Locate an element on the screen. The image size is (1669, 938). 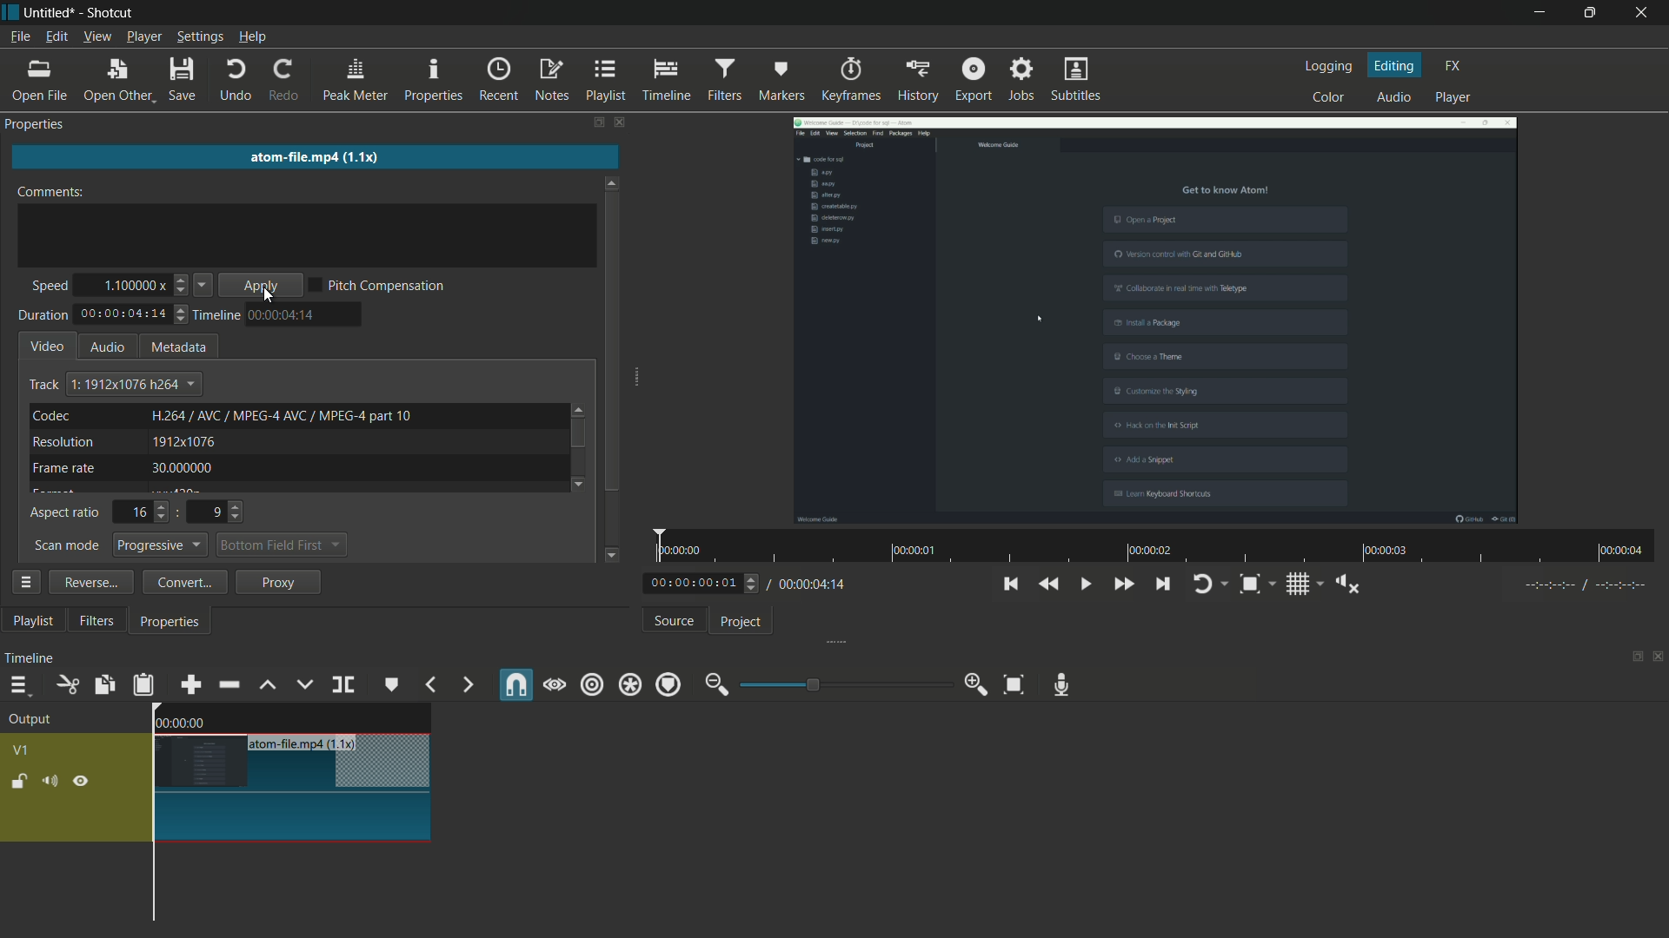
project is located at coordinates (741, 622).